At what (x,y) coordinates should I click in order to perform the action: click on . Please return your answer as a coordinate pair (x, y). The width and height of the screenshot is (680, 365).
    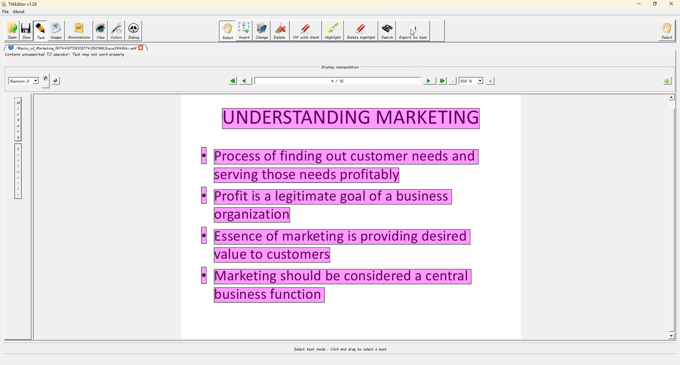
    Looking at the image, I should click on (348, 166).